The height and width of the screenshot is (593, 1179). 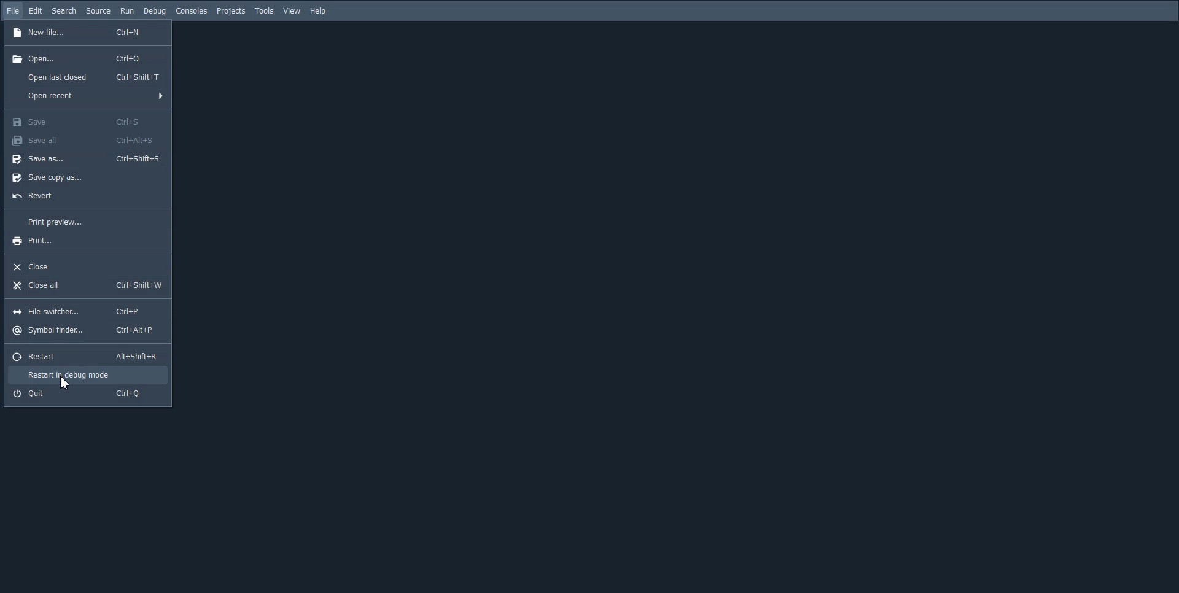 I want to click on Source, so click(x=98, y=10).